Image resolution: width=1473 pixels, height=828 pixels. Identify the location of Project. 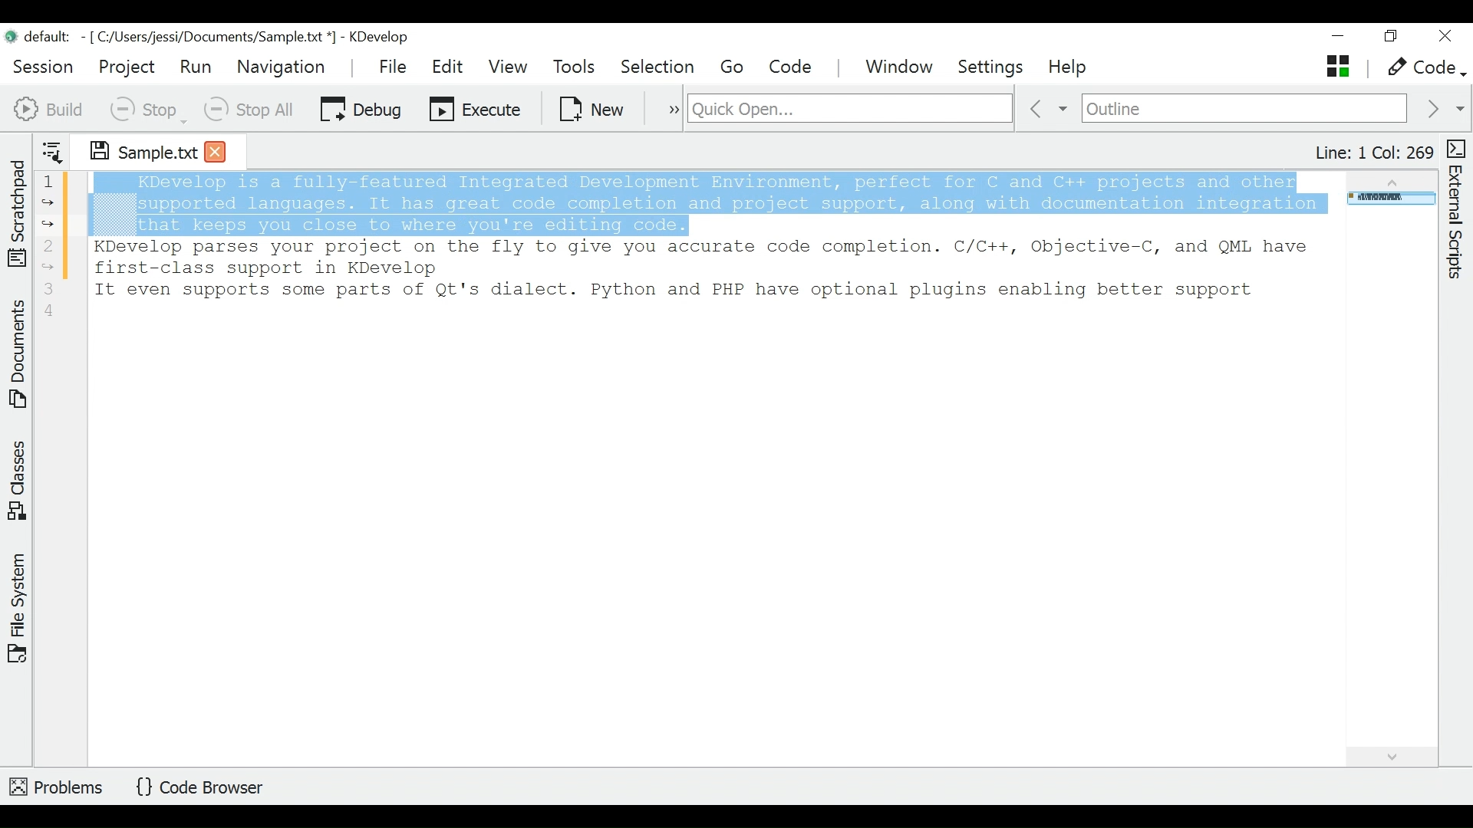
(126, 67).